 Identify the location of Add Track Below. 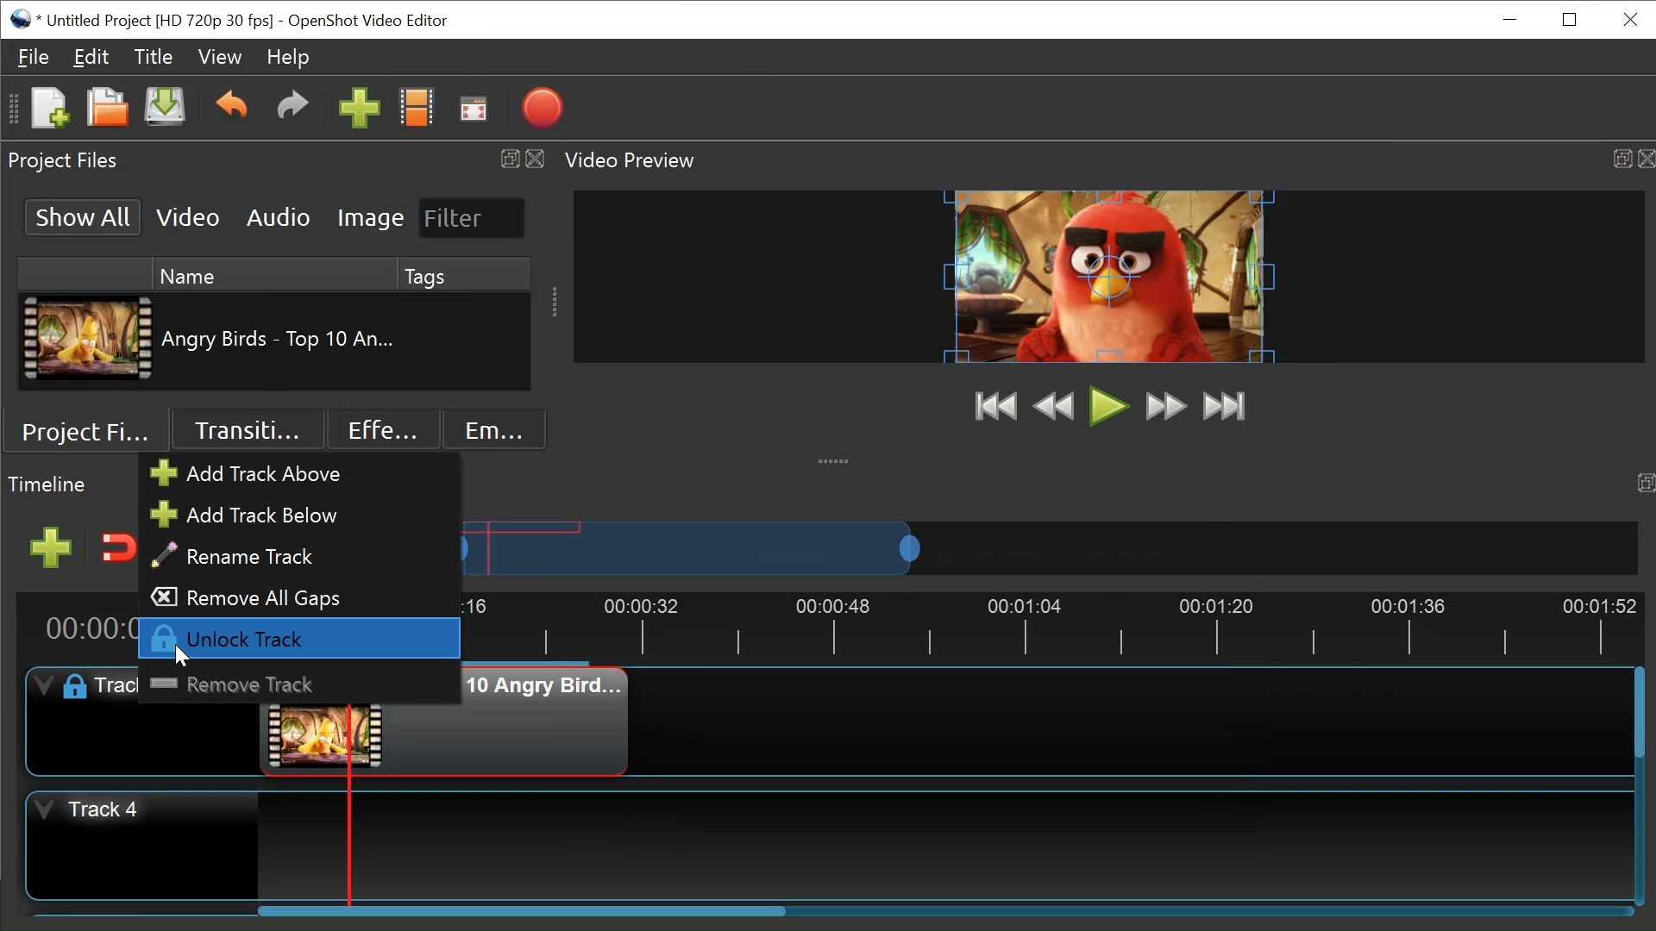
(253, 515).